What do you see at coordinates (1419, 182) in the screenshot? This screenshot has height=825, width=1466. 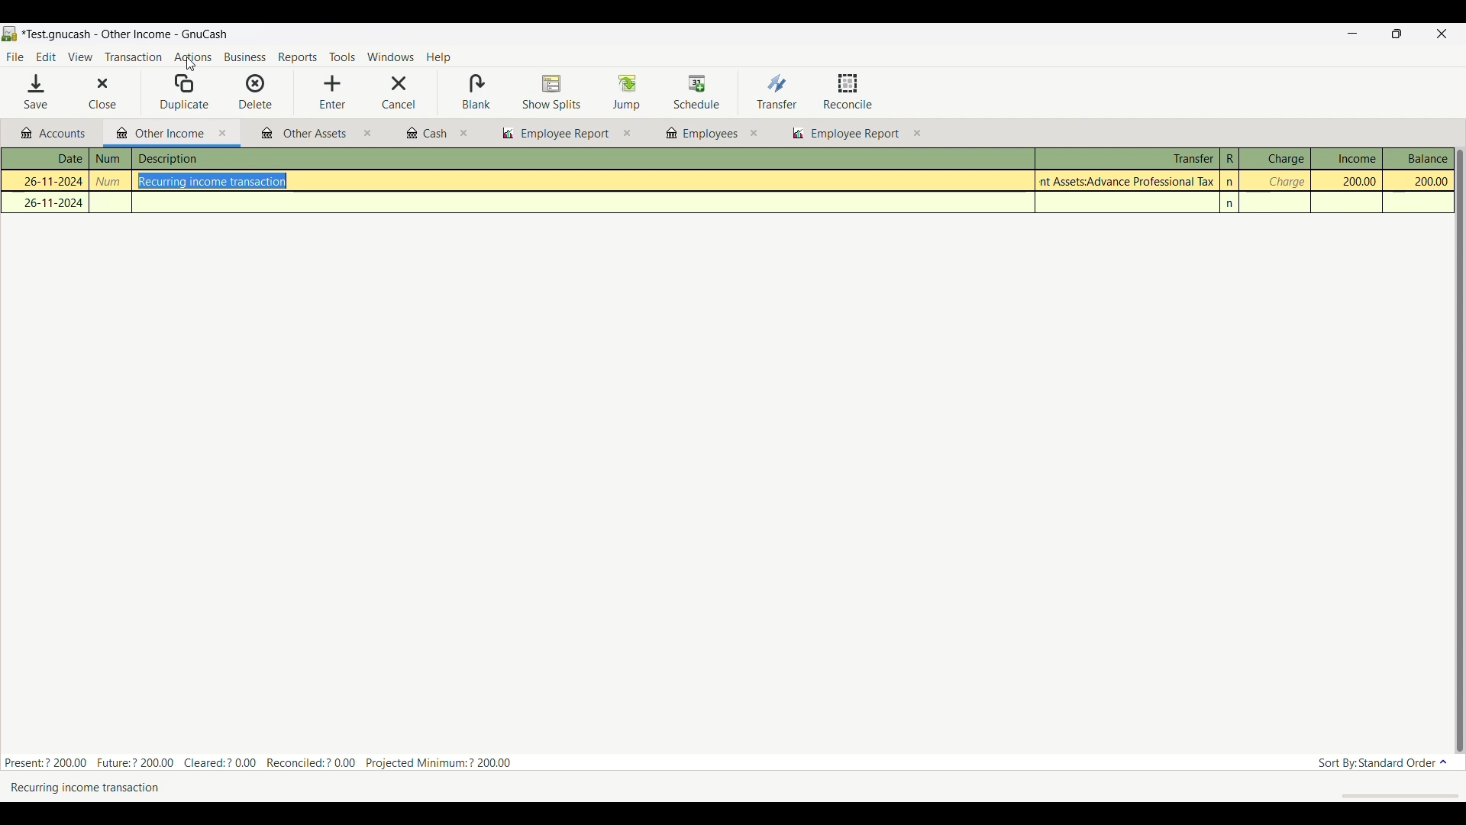 I see `200.00` at bounding box center [1419, 182].